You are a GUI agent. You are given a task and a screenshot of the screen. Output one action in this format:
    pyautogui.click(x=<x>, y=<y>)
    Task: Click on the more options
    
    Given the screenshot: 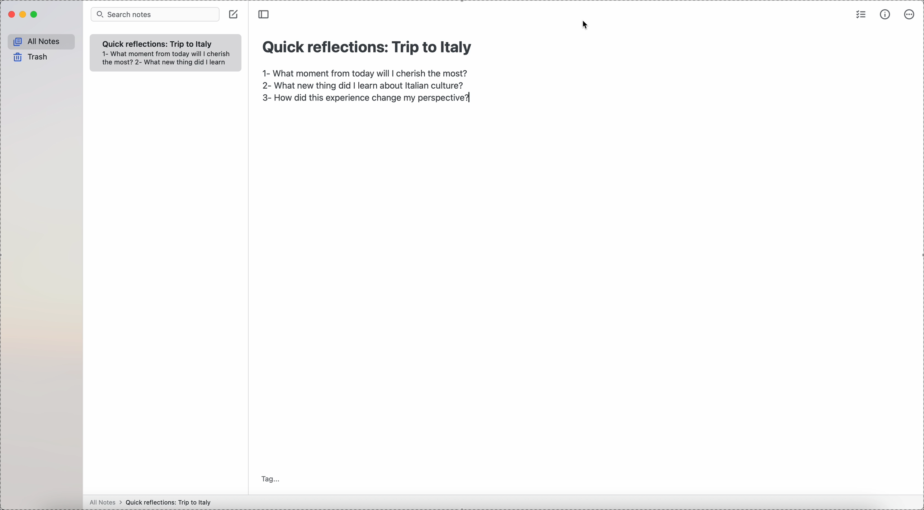 What is the action you would take?
    pyautogui.click(x=910, y=15)
    